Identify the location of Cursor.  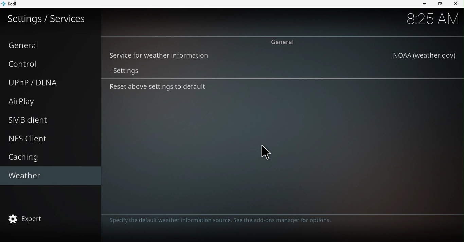
(266, 154).